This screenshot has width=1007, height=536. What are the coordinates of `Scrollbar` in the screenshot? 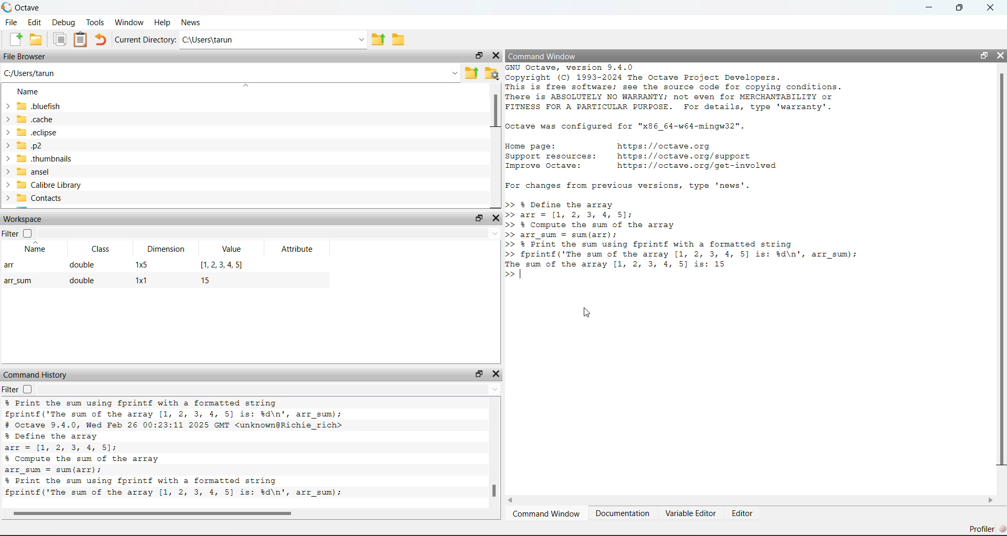 It's located at (493, 491).